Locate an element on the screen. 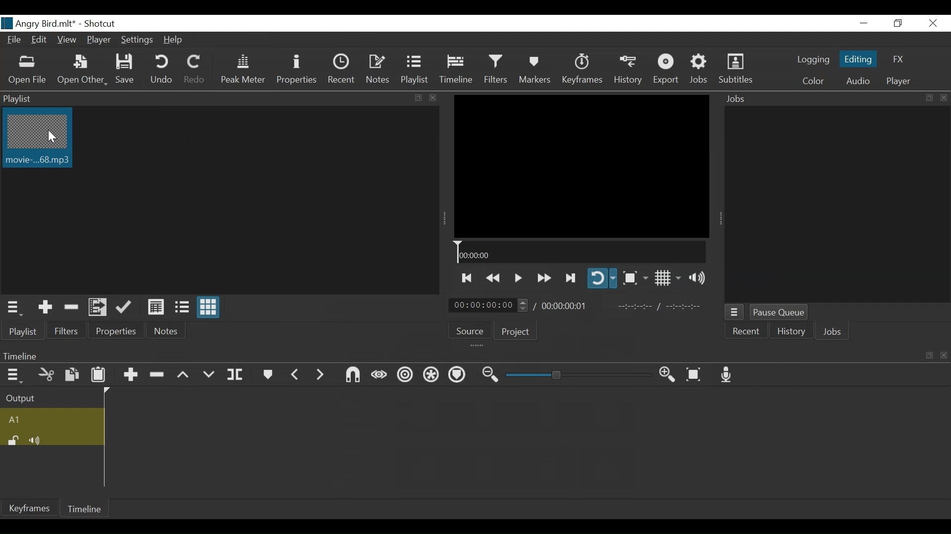 The width and height of the screenshot is (951, 534). Jobs menu is located at coordinates (735, 312).